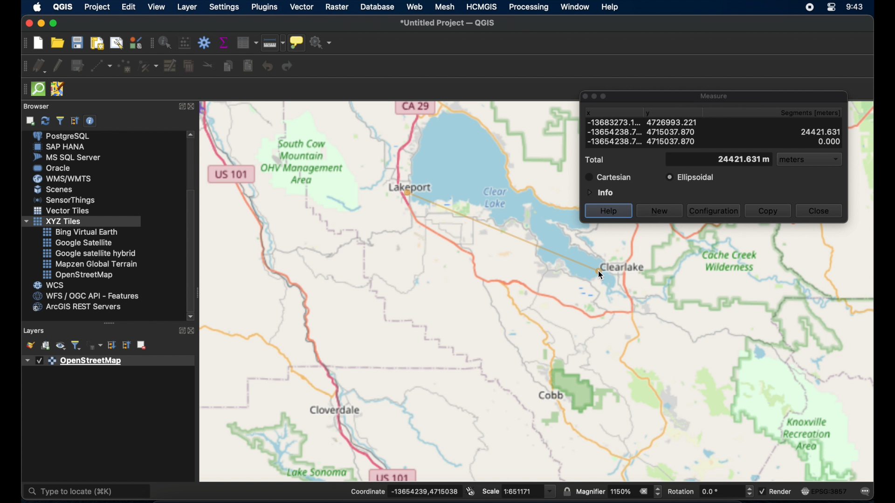 The height and width of the screenshot is (503, 895). I want to click on show statistical summary, so click(225, 42).